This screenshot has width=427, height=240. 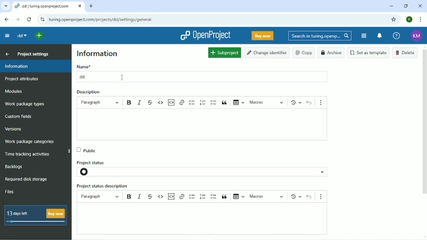 I want to click on K, so click(x=409, y=20).